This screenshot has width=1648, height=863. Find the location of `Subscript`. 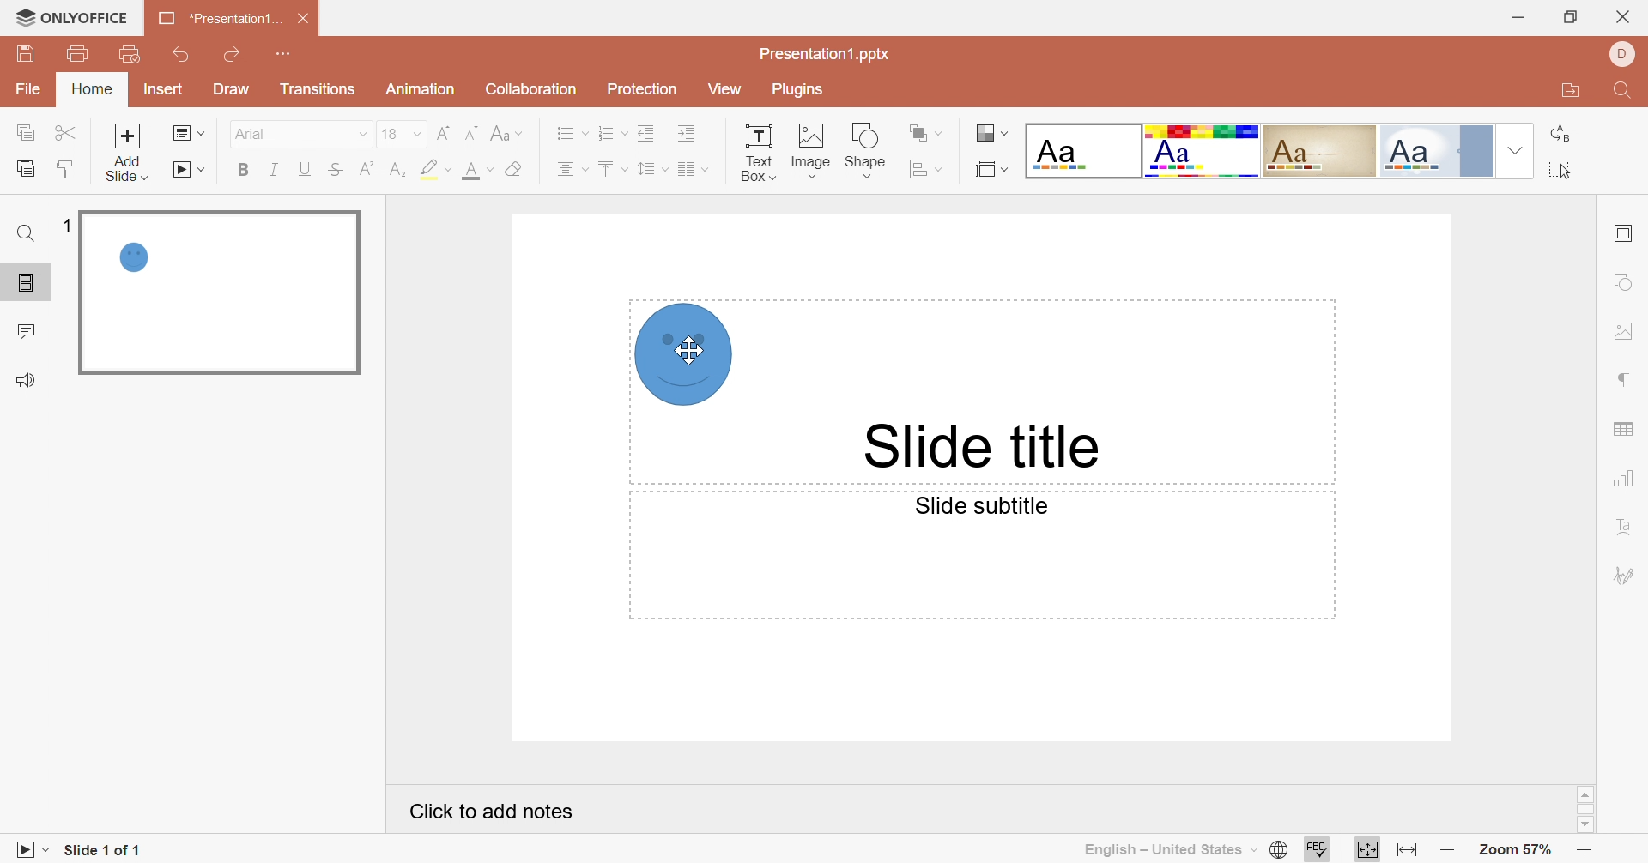

Subscript is located at coordinates (397, 170).